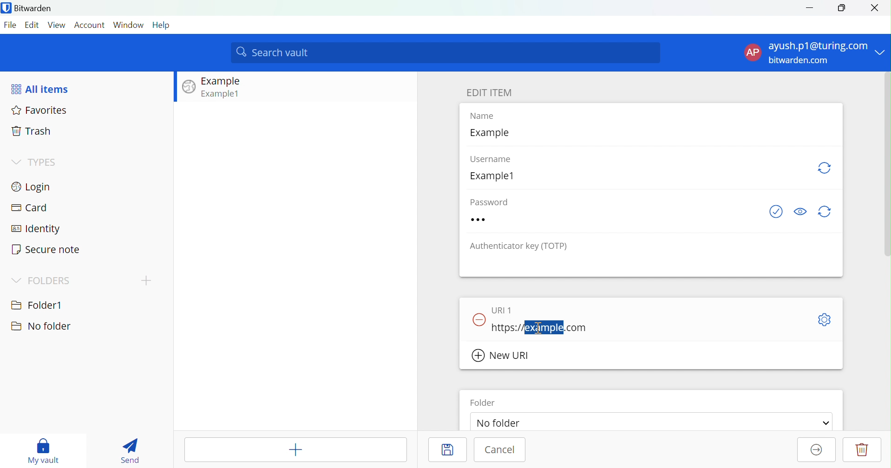  Describe the element at coordinates (489, 92) in the screenshot. I see `EDIT ITEM` at that location.